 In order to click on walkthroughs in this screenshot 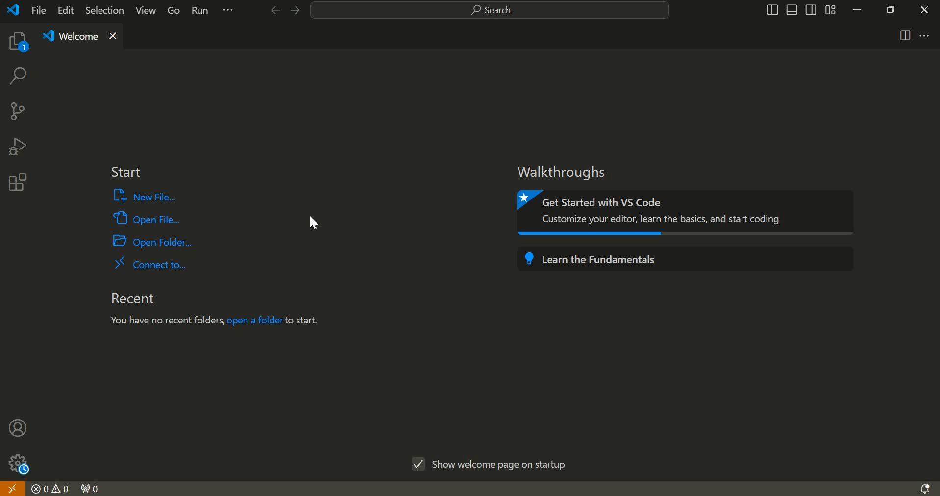, I will do `click(567, 172)`.